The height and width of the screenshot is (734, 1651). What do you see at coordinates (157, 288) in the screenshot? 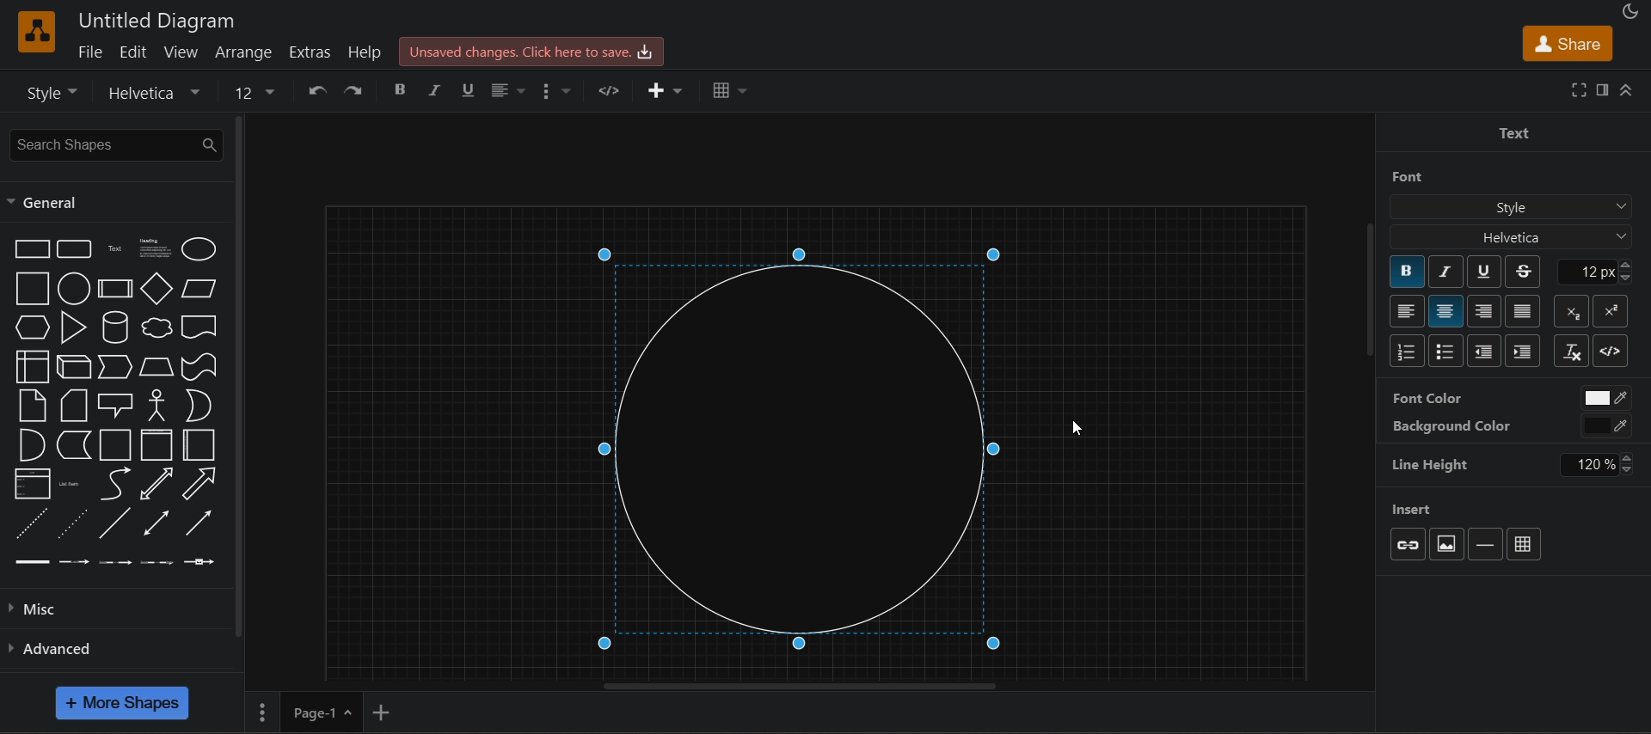
I see `diamond` at bounding box center [157, 288].